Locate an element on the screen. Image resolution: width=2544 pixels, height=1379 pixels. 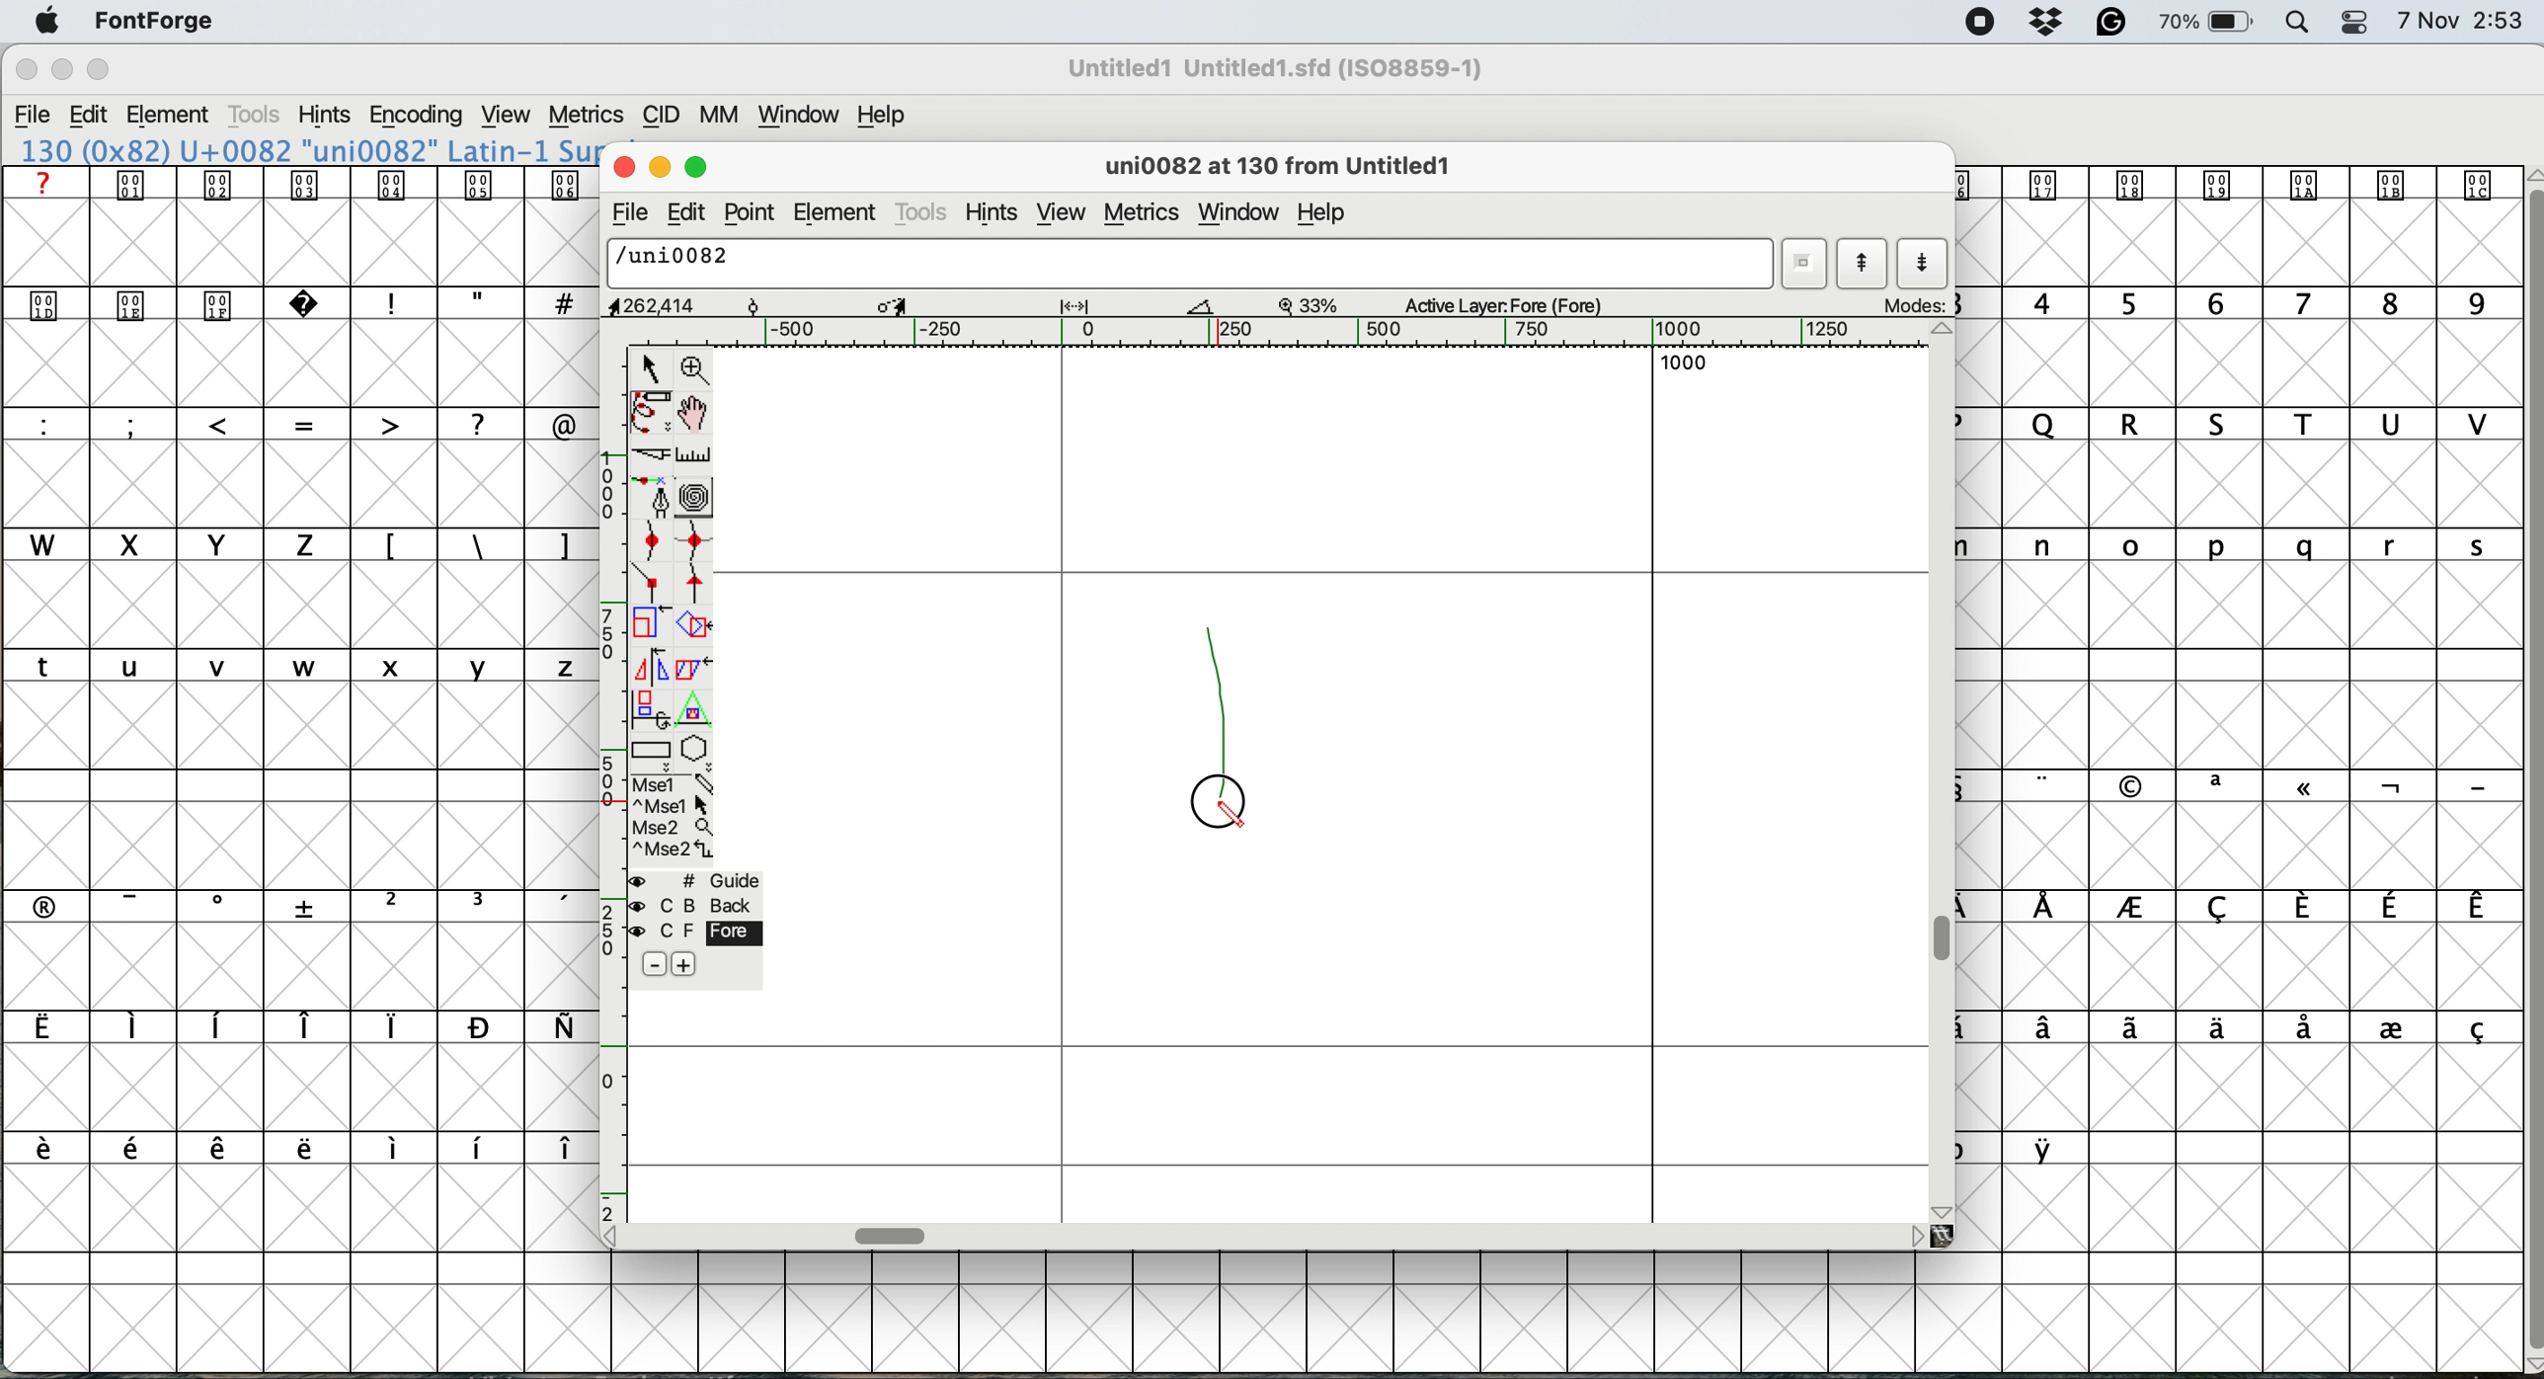
hints is located at coordinates (998, 214).